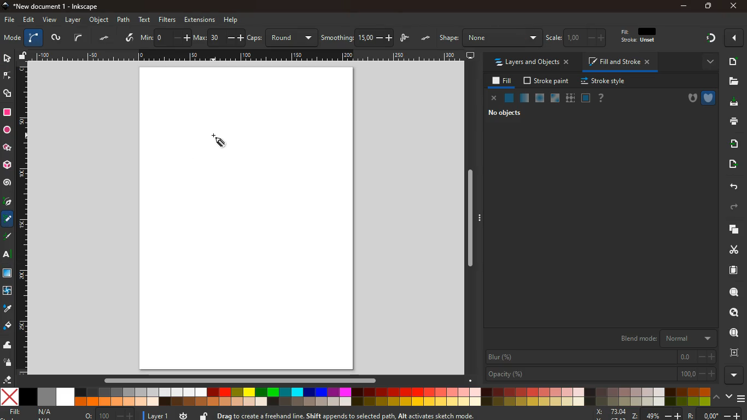 Image resolution: width=747 pixels, height=420 pixels. Describe the element at coordinates (7, 309) in the screenshot. I see `drop` at that location.